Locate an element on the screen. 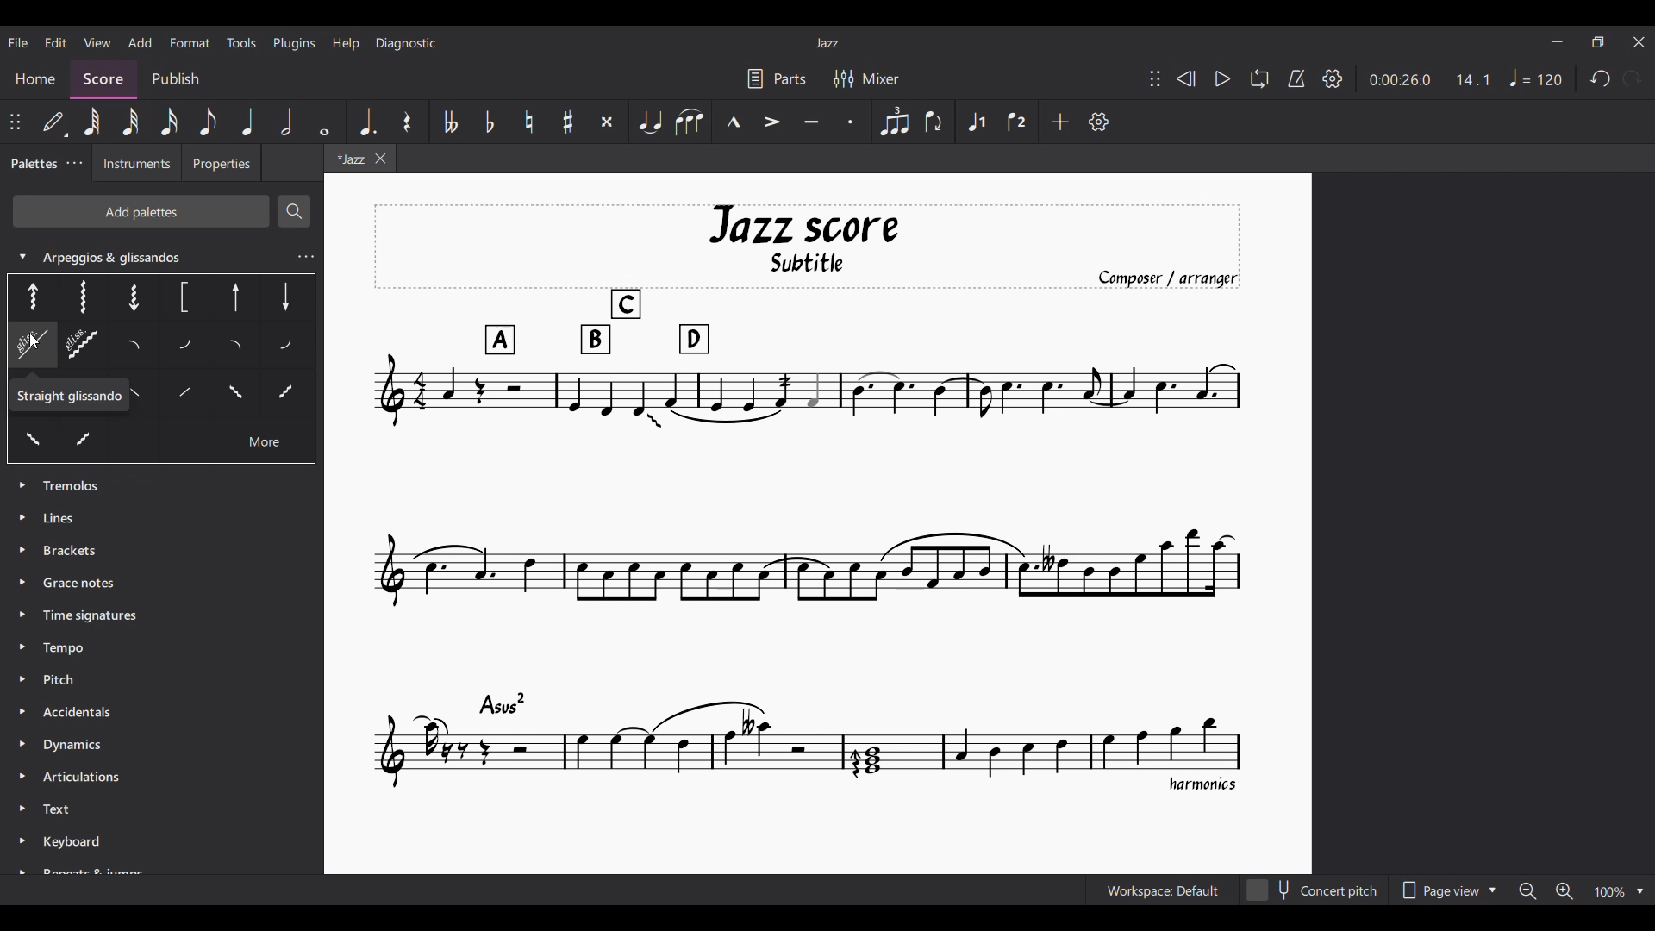 The image size is (1655, 931). Palette settings is located at coordinates (74, 162).